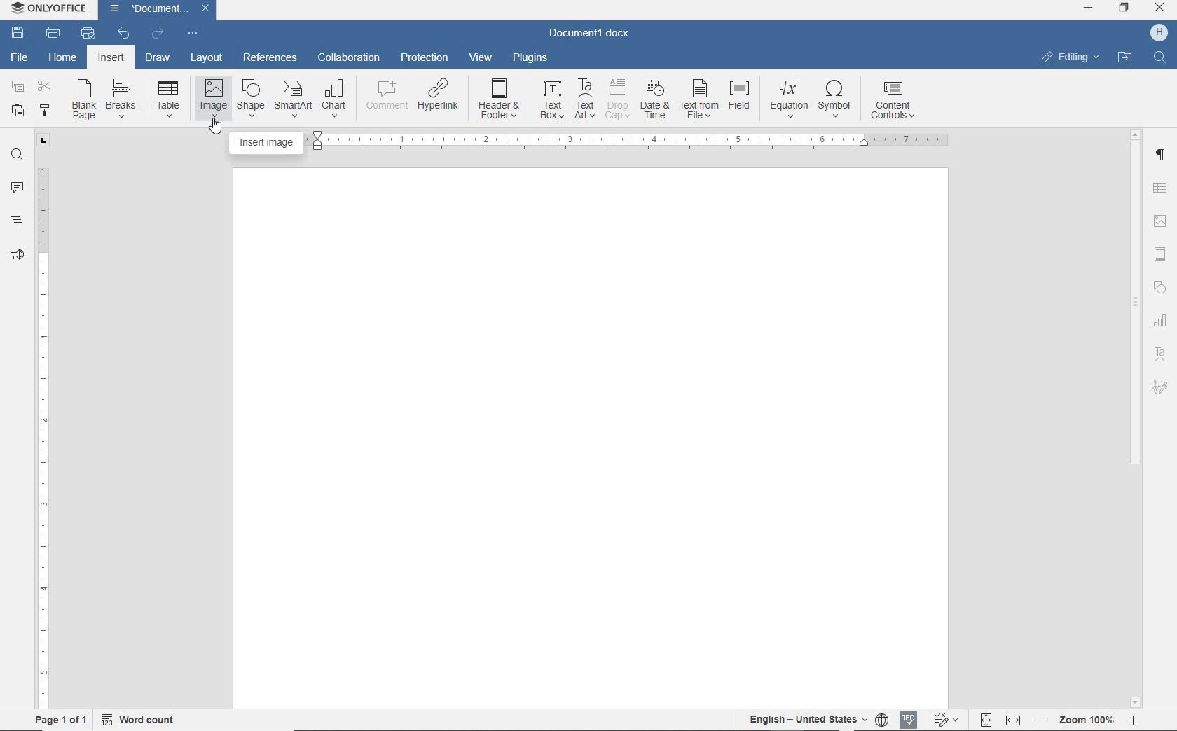 This screenshot has width=1177, height=731. Describe the element at coordinates (52, 34) in the screenshot. I see `print` at that location.